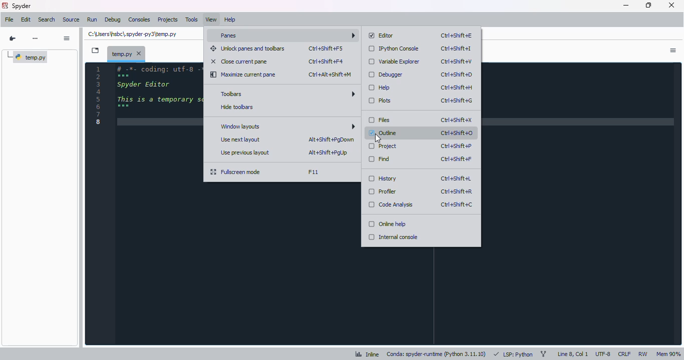 The width and height of the screenshot is (684, 360). What do you see at coordinates (287, 93) in the screenshot?
I see `toolbars` at bounding box center [287, 93].